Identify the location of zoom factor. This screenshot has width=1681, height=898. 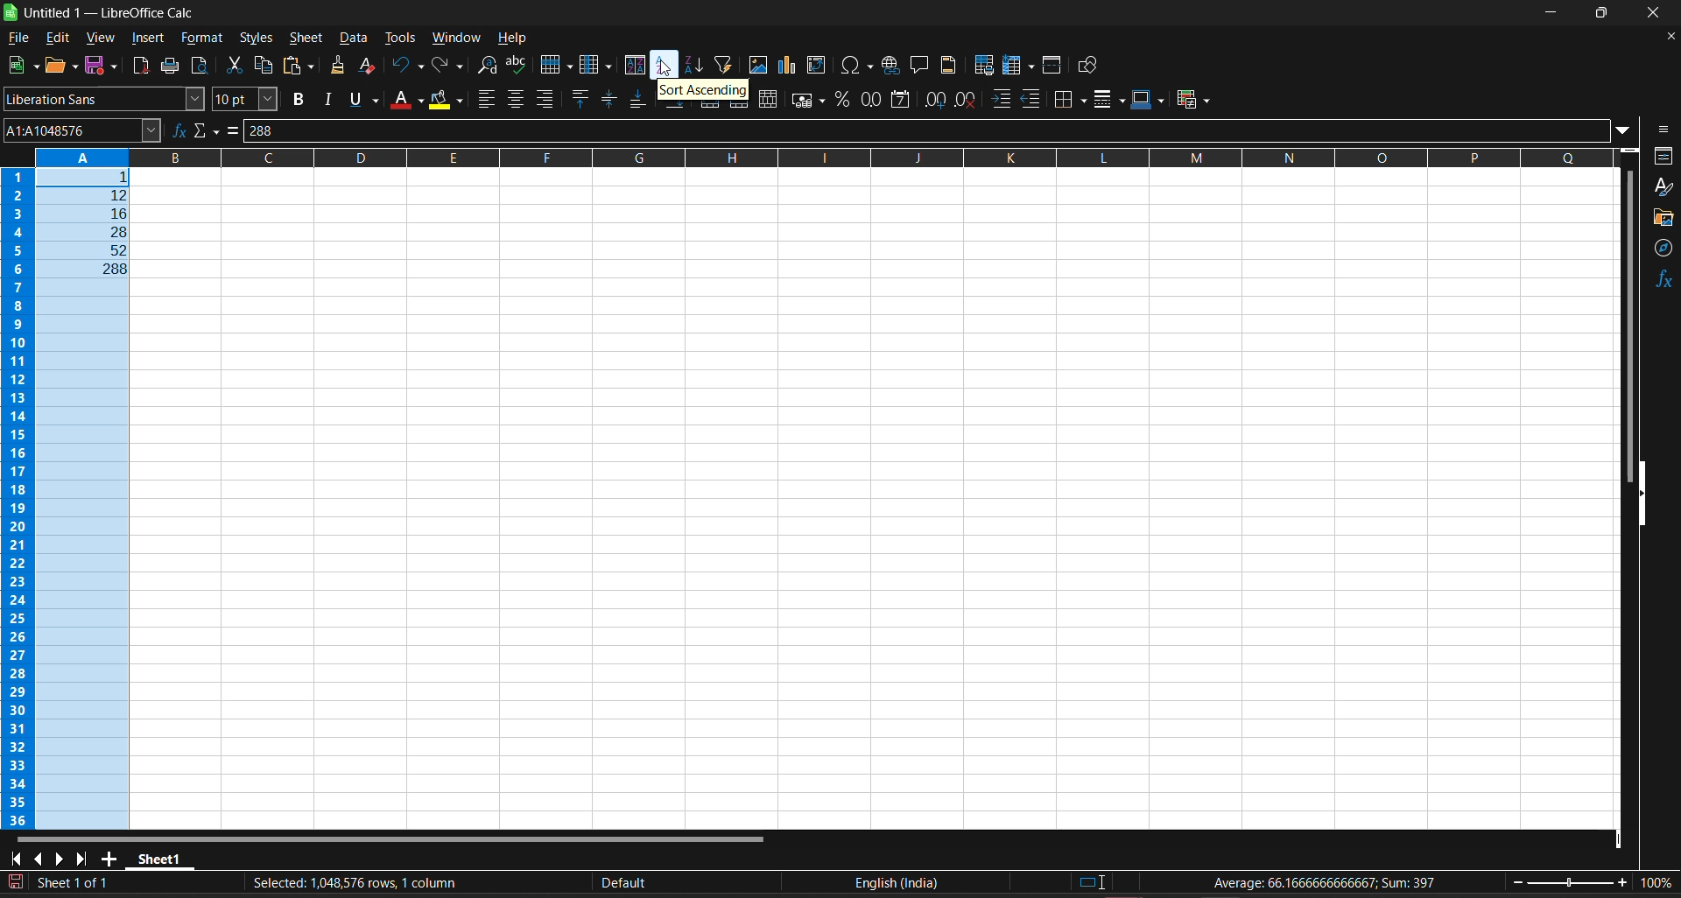
(1660, 886).